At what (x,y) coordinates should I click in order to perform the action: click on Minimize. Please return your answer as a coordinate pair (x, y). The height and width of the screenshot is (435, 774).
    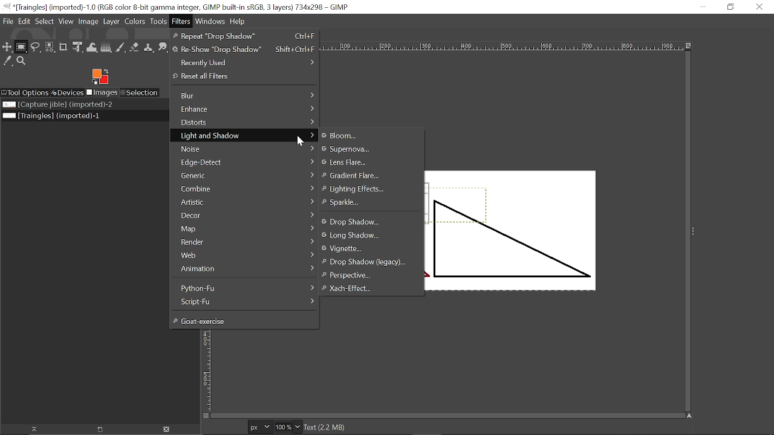
    Looking at the image, I should click on (700, 7).